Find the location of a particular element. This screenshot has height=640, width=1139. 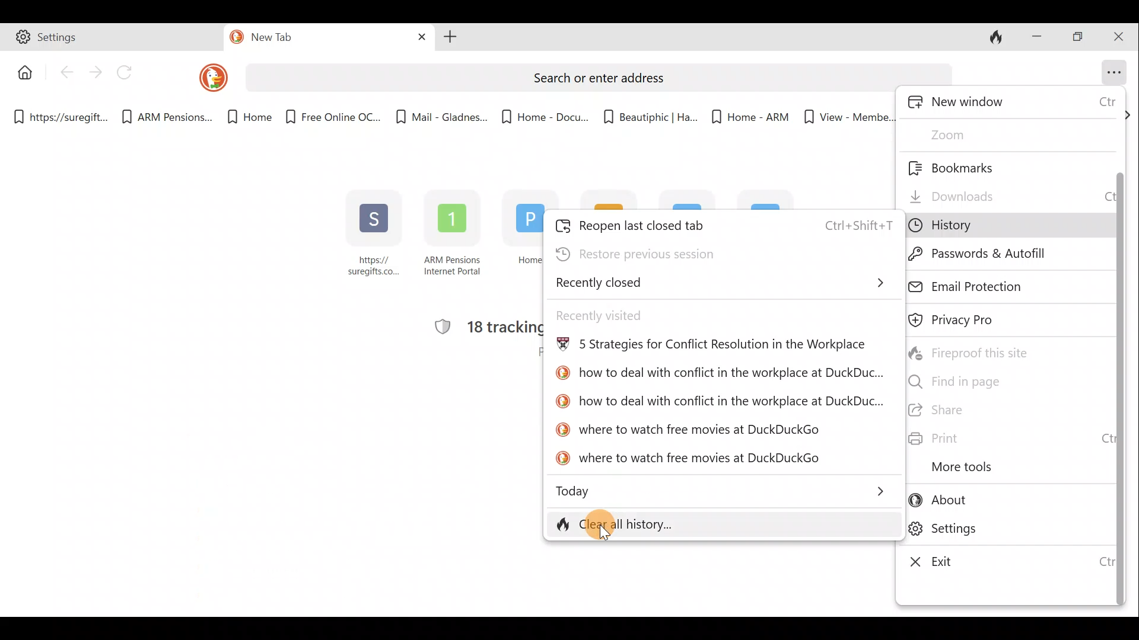

Mail - Gladnes... is located at coordinates (441, 113).